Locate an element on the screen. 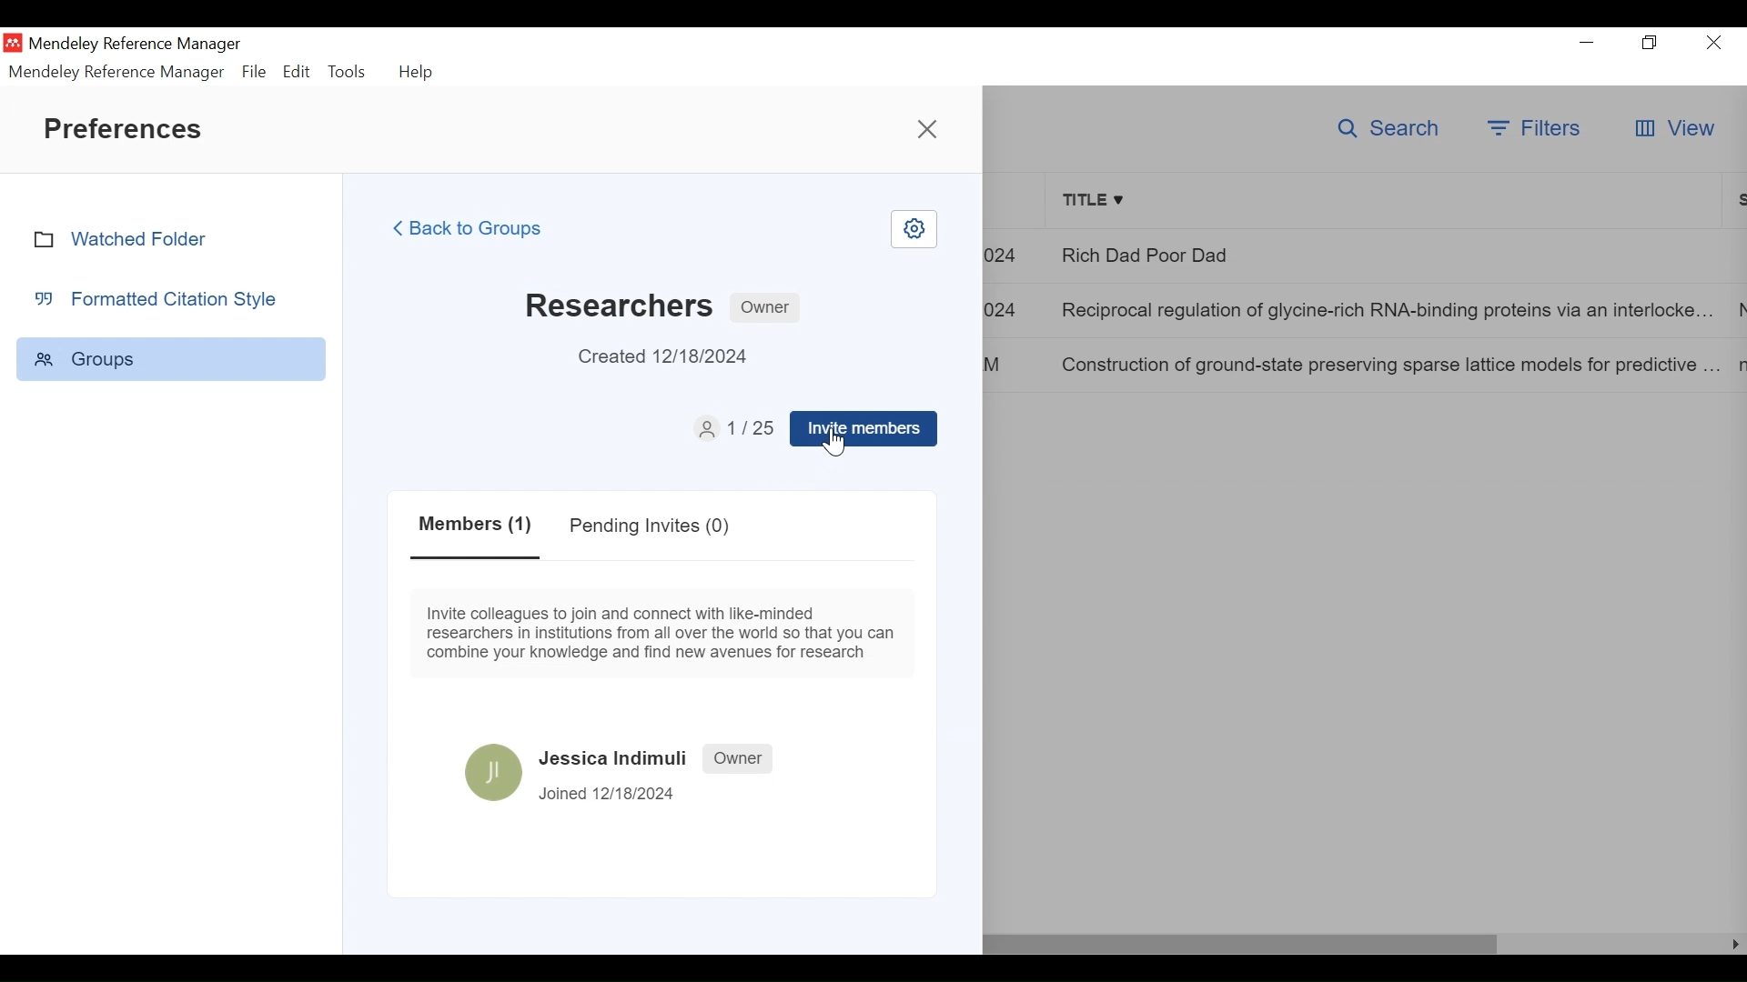 This screenshot has width=1747, height=982. Jessica Indimuli is located at coordinates (615, 758).